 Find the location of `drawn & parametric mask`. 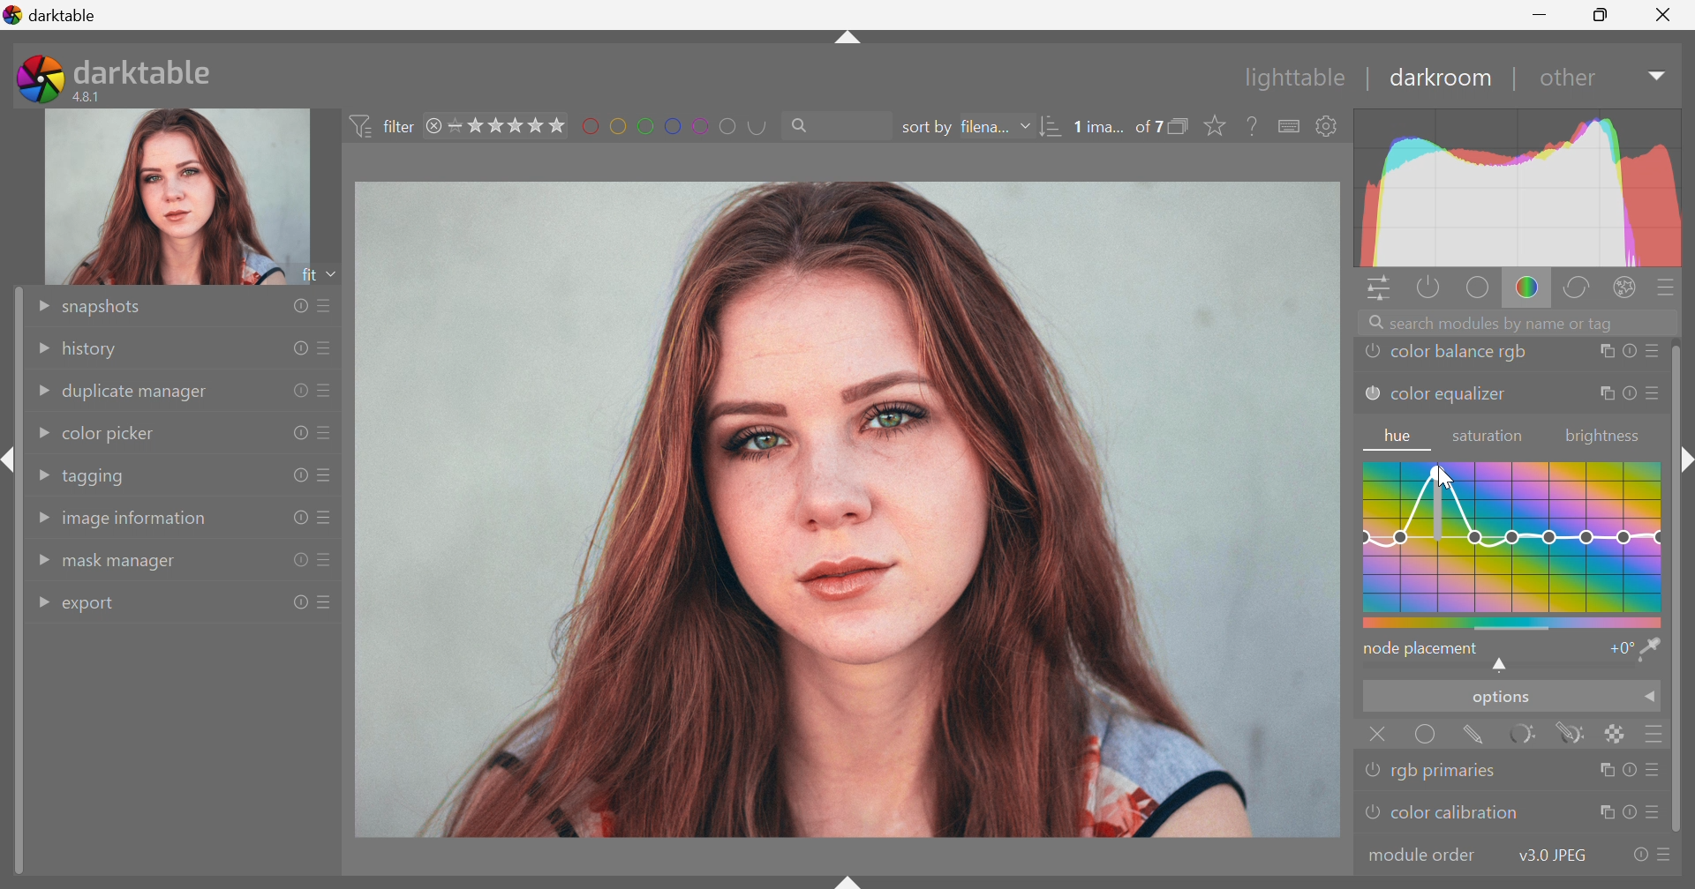

drawn & parametric mask is located at coordinates (1576, 735).